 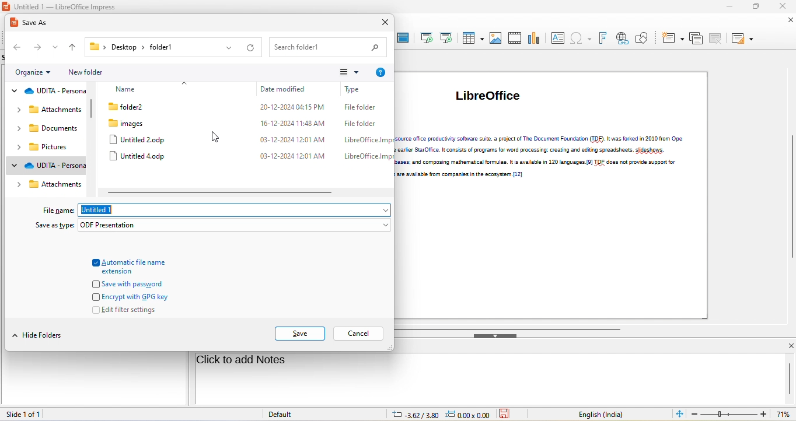 I want to click on vertical scroll bar, so click(x=790, y=378).